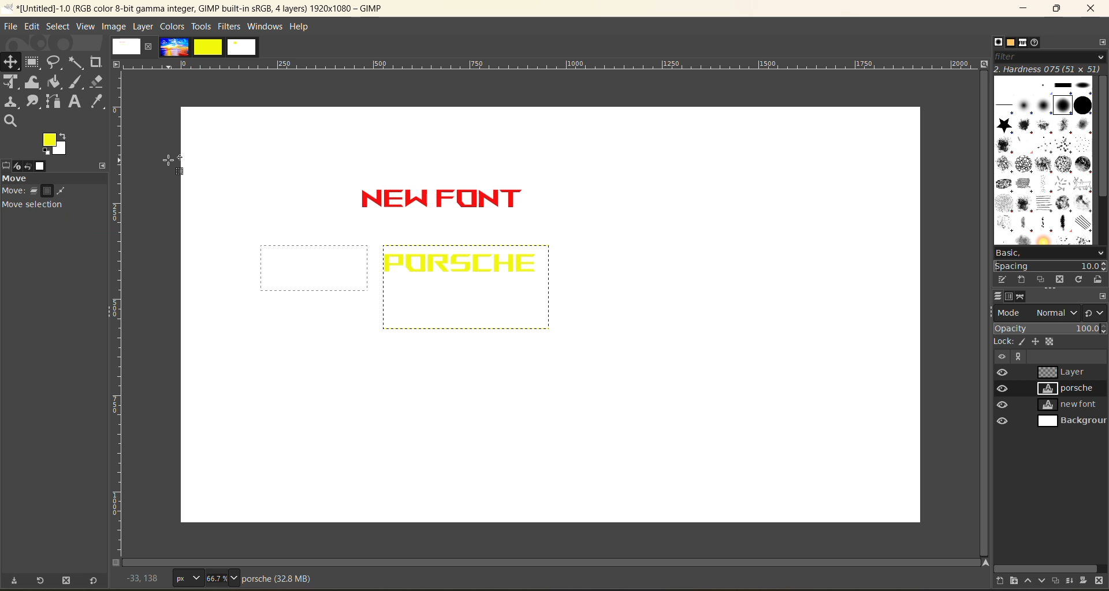 This screenshot has height=591, width=1109. What do you see at coordinates (55, 144) in the screenshot?
I see `active foreground/background color` at bounding box center [55, 144].